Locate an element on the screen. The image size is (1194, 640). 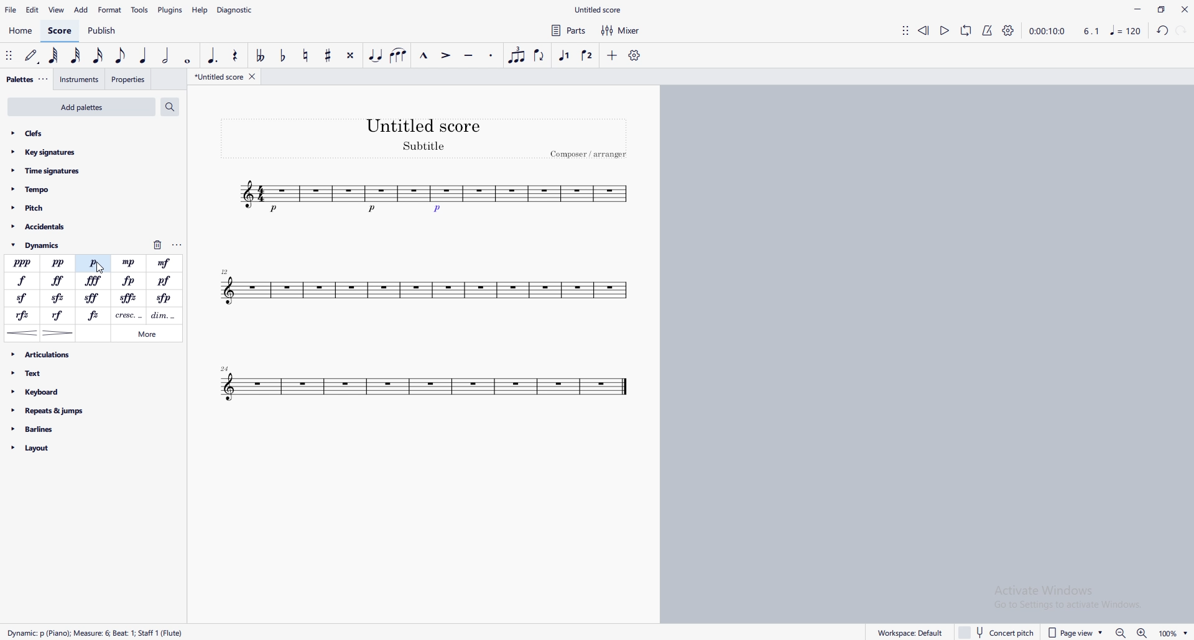
dynamics is located at coordinates (75, 244).